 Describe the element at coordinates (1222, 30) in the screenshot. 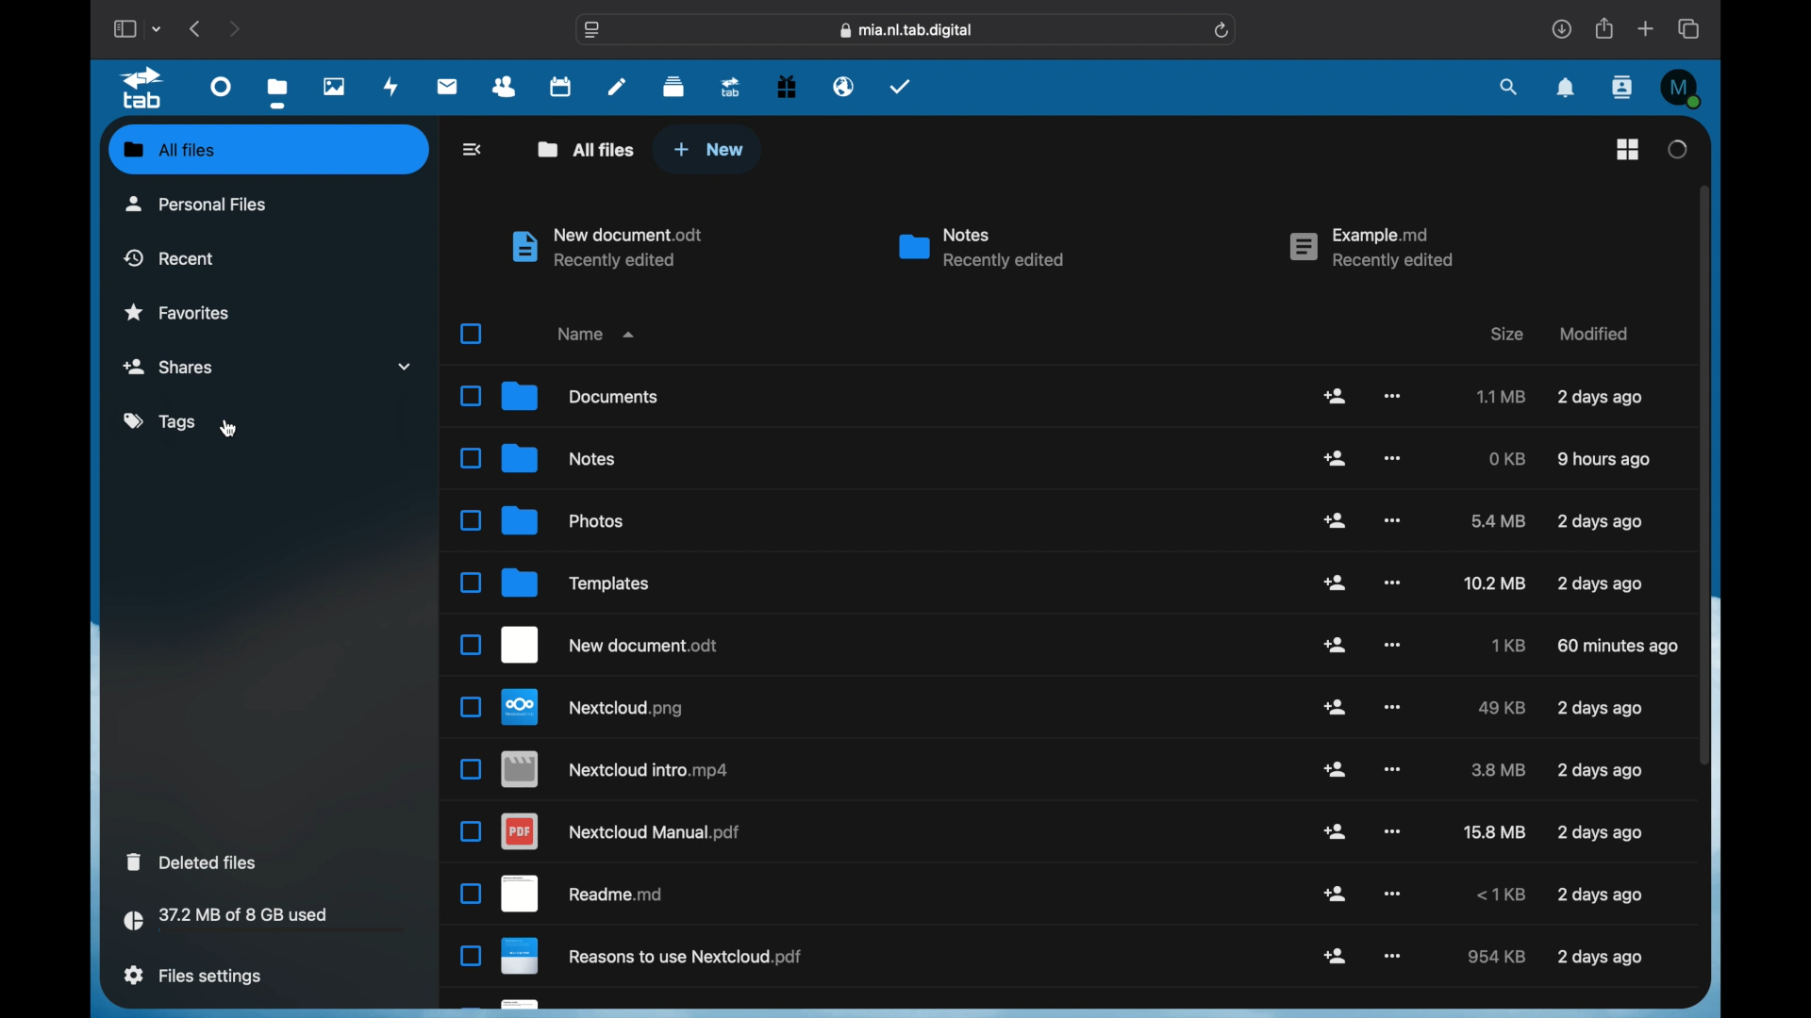

I see `refresh` at that location.